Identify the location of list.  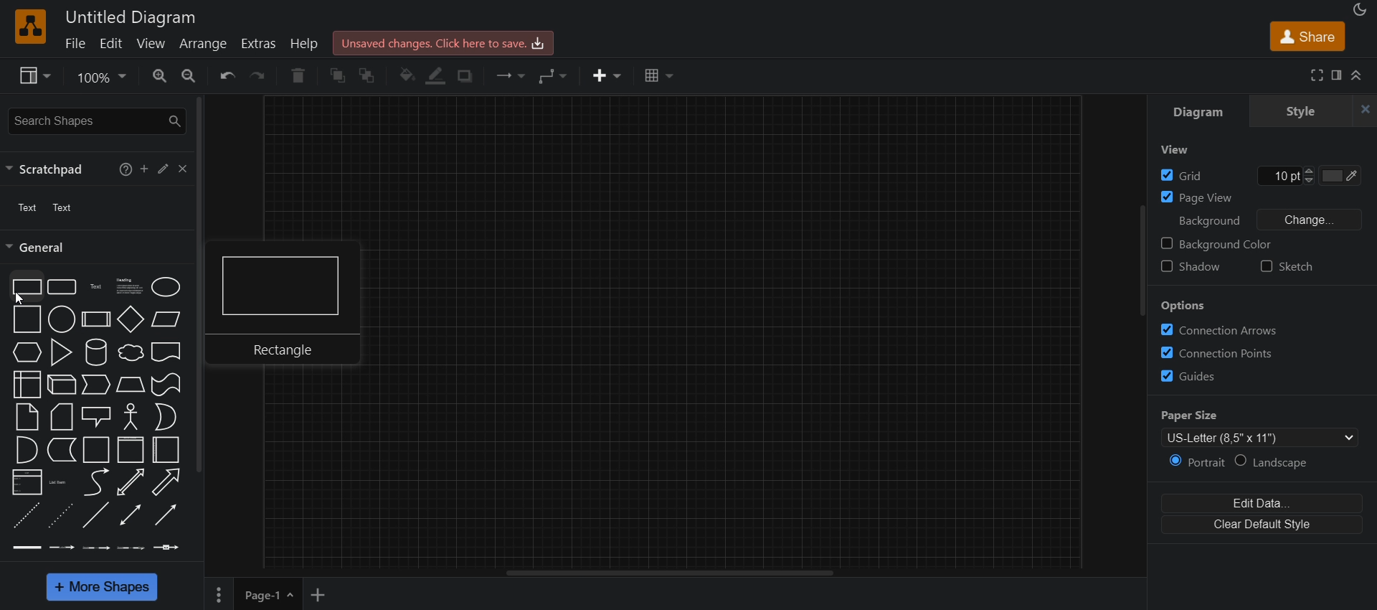
(27, 484).